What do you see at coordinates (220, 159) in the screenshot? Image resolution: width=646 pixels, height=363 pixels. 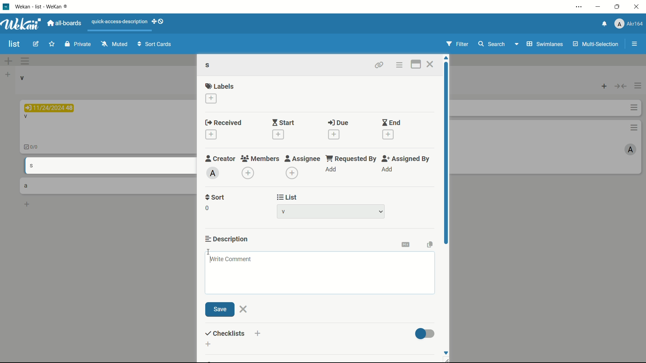 I see `creator` at bounding box center [220, 159].